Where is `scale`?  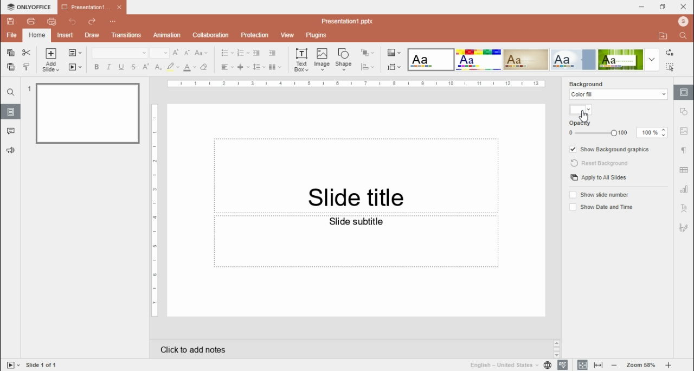
scale is located at coordinates (154, 211).